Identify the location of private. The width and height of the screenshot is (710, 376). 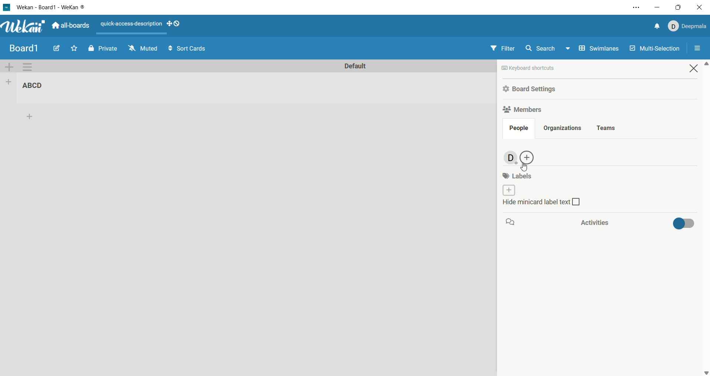
(104, 49).